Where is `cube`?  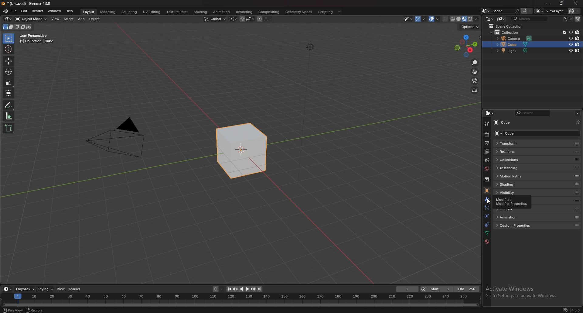 cube is located at coordinates (519, 44).